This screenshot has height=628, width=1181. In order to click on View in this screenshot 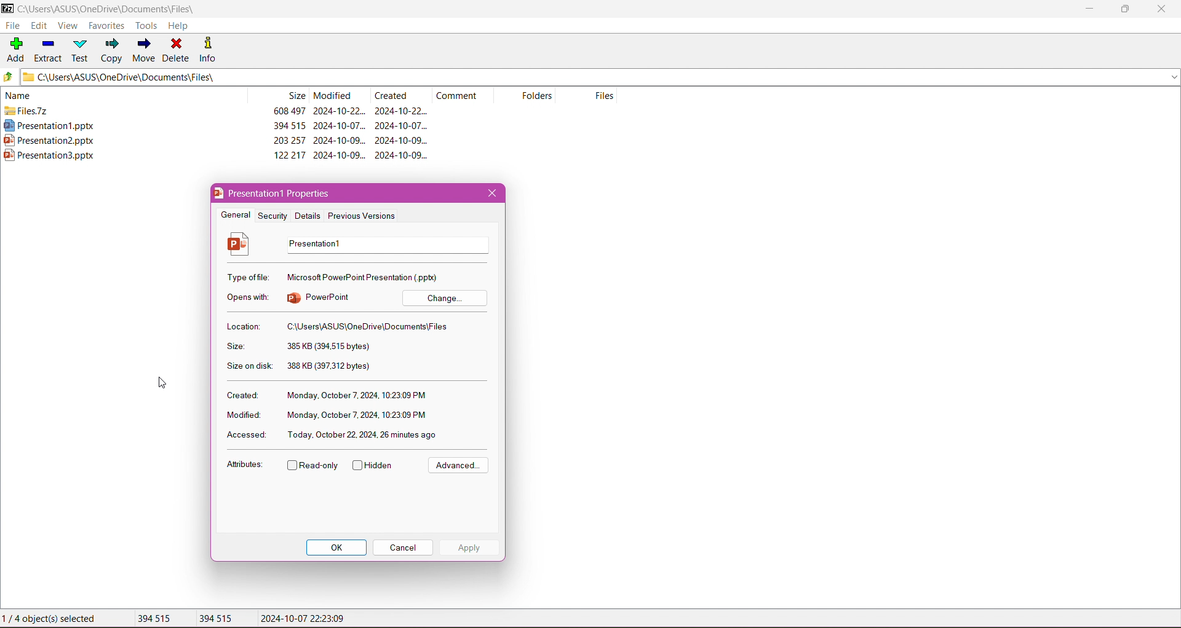, I will do `click(68, 26)`.